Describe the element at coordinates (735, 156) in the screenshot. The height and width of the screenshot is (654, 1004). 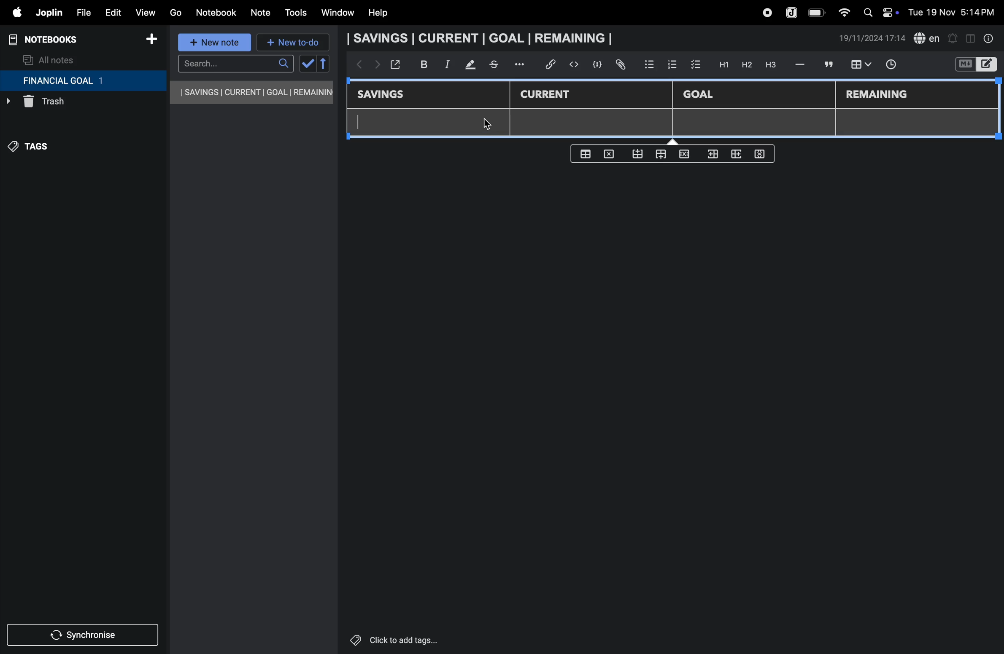
I see `add rows` at that location.